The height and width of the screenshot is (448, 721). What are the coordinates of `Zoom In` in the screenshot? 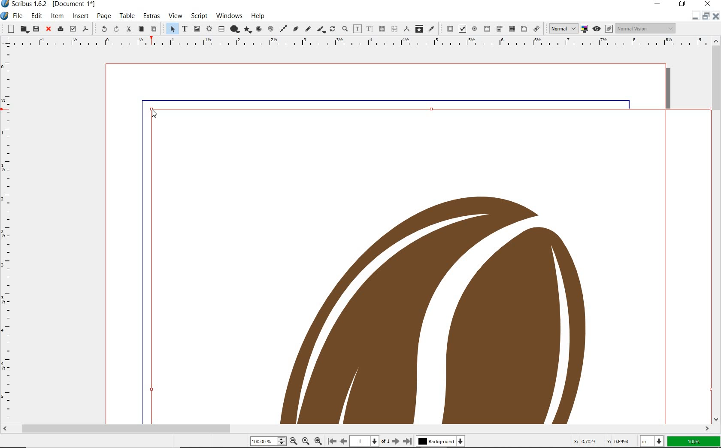 It's located at (318, 442).